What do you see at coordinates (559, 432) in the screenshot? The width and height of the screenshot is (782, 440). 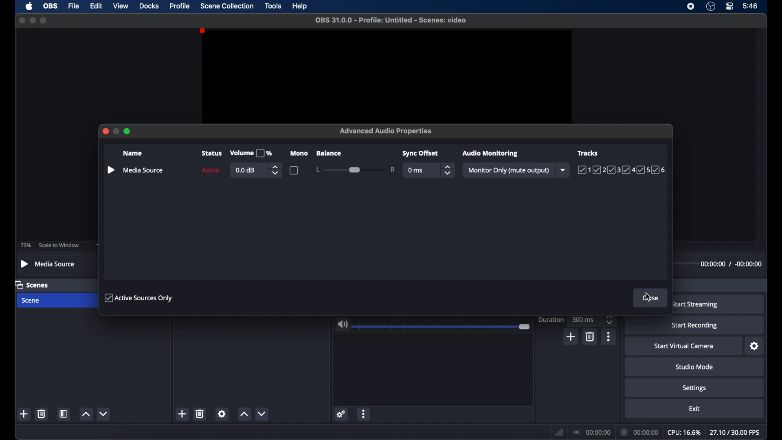 I see `network` at bounding box center [559, 432].